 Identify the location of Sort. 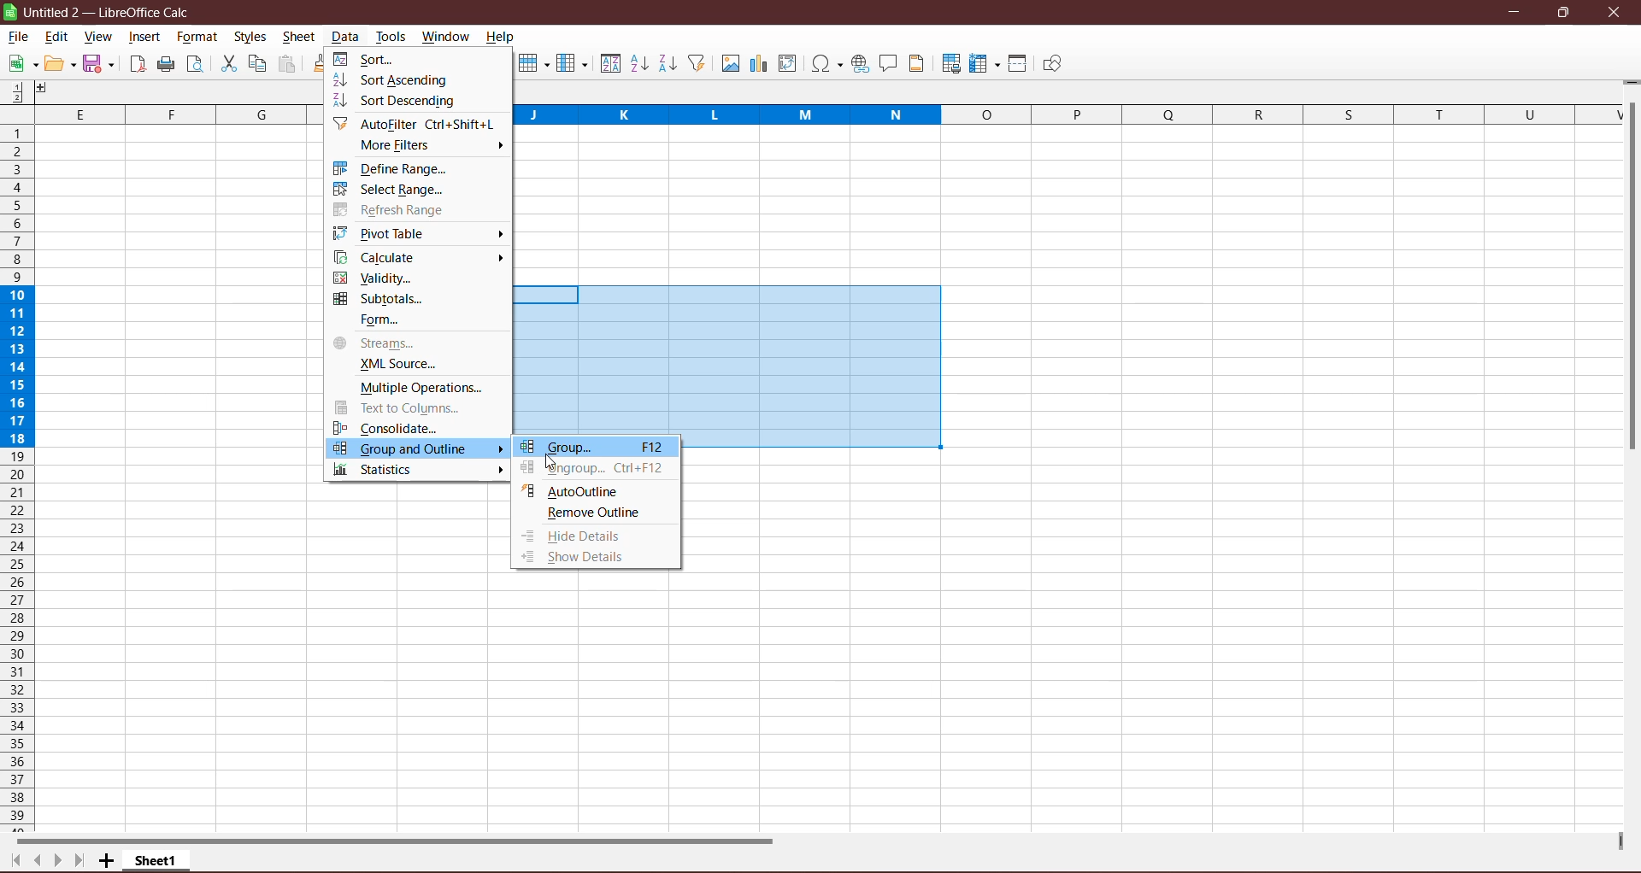
(609, 63).